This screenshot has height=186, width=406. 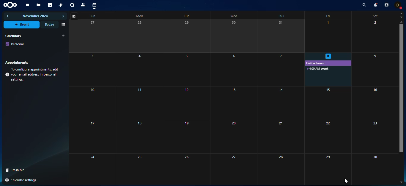 What do you see at coordinates (234, 69) in the screenshot?
I see `6` at bounding box center [234, 69].